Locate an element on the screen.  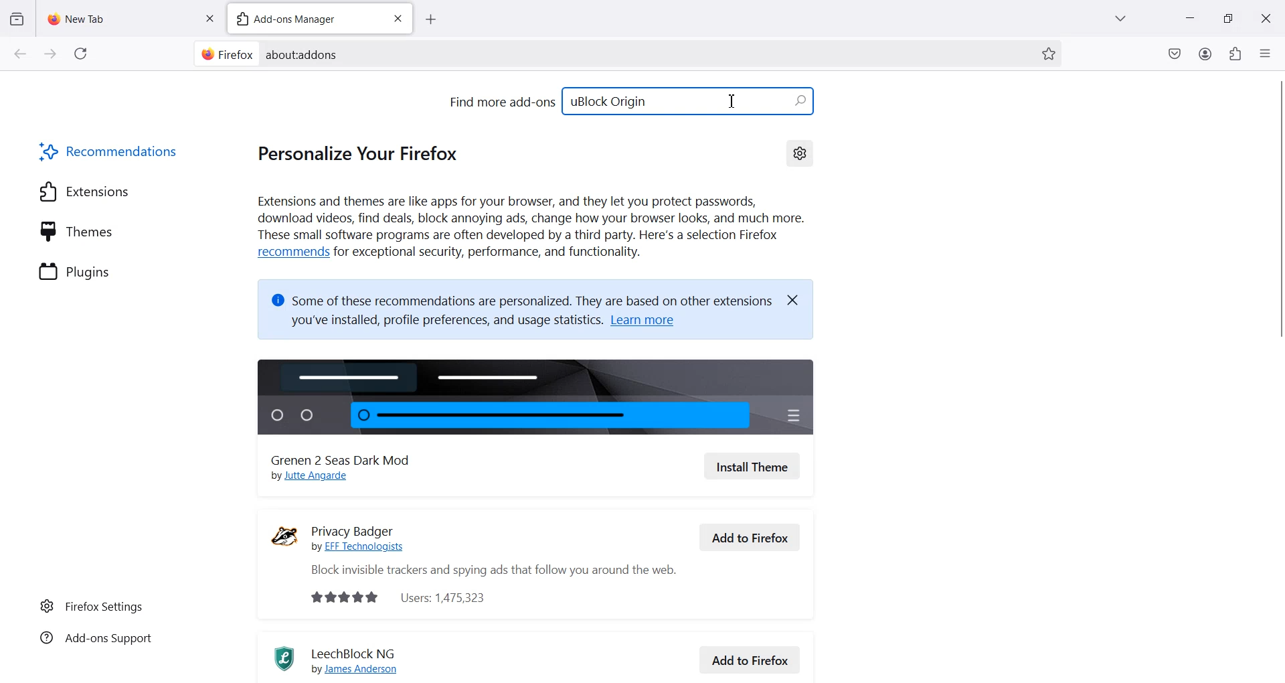
Text Cursor is located at coordinates (732, 101).